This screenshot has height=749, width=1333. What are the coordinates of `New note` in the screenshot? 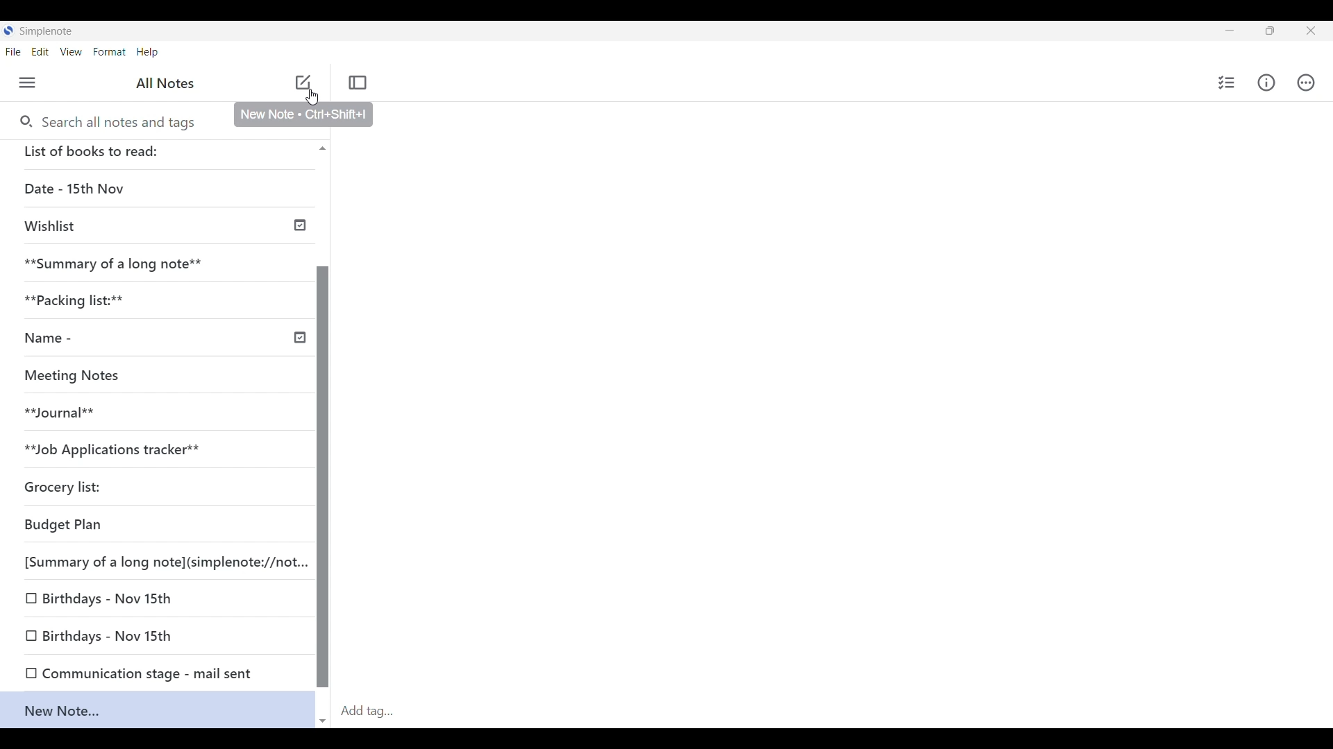 It's located at (303, 82).